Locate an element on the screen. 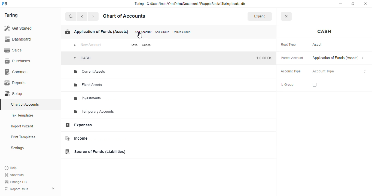 This screenshot has height=196, width=372. save is located at coordinates (134, 45).